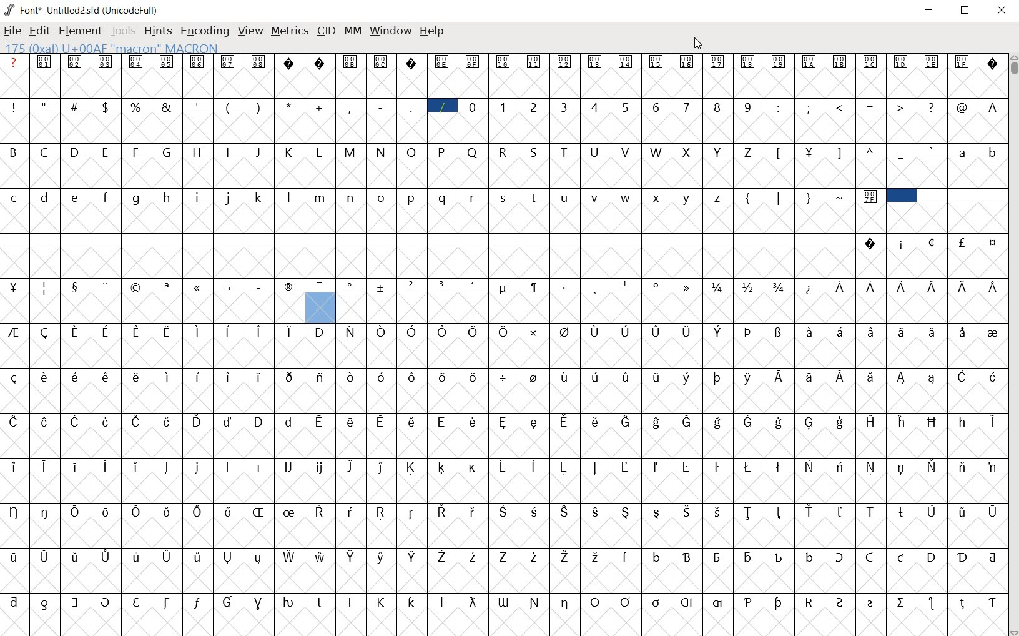 The width and height of the screenshot is (1019, 636). What do you see at coordinates (168, 421) in the screenshot?
I see `Symbol` at bounding box center [168, 421].